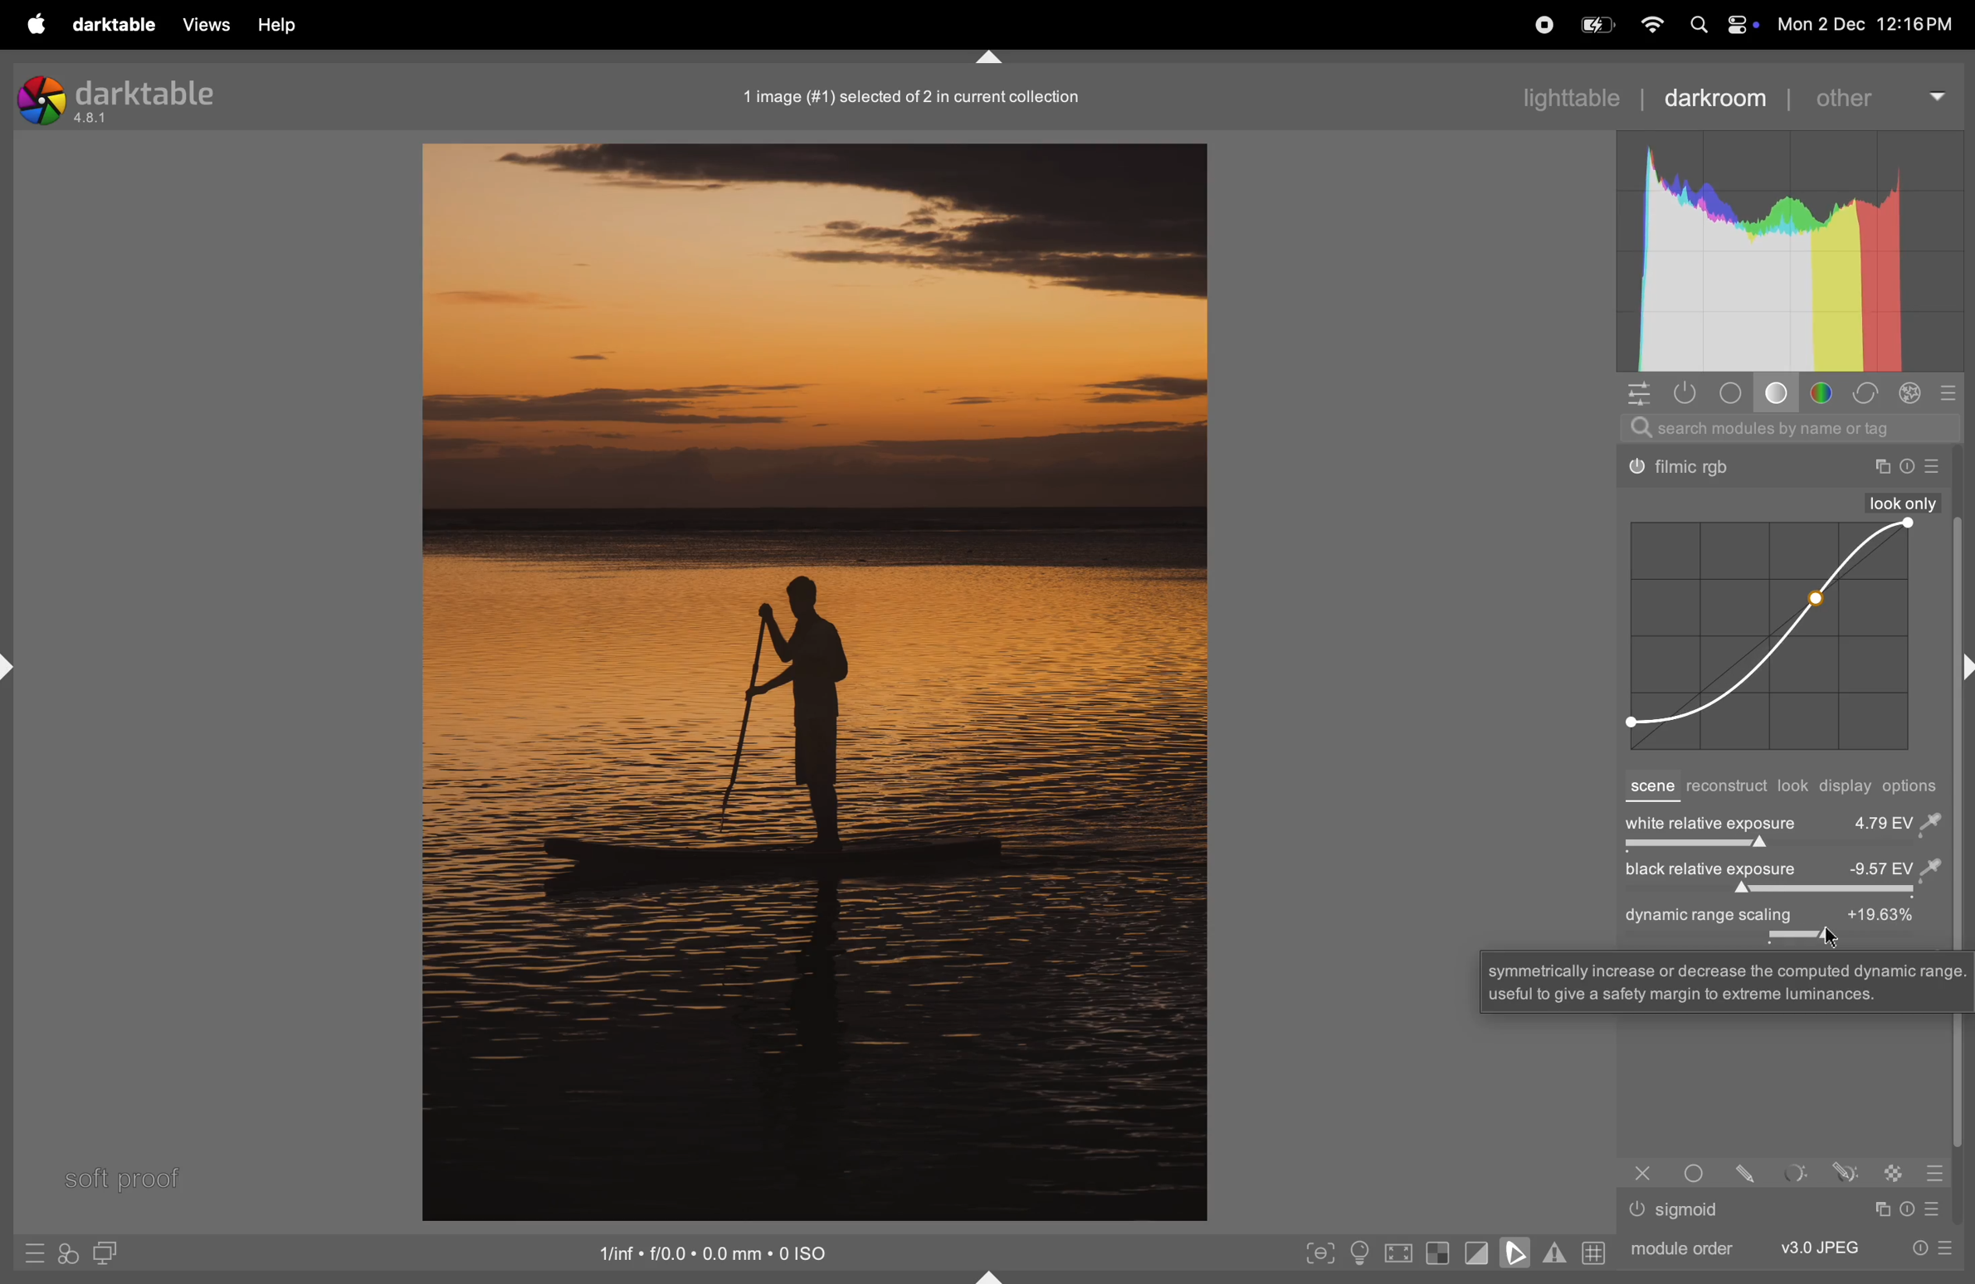  I want to click on , so click(1910, 1209).